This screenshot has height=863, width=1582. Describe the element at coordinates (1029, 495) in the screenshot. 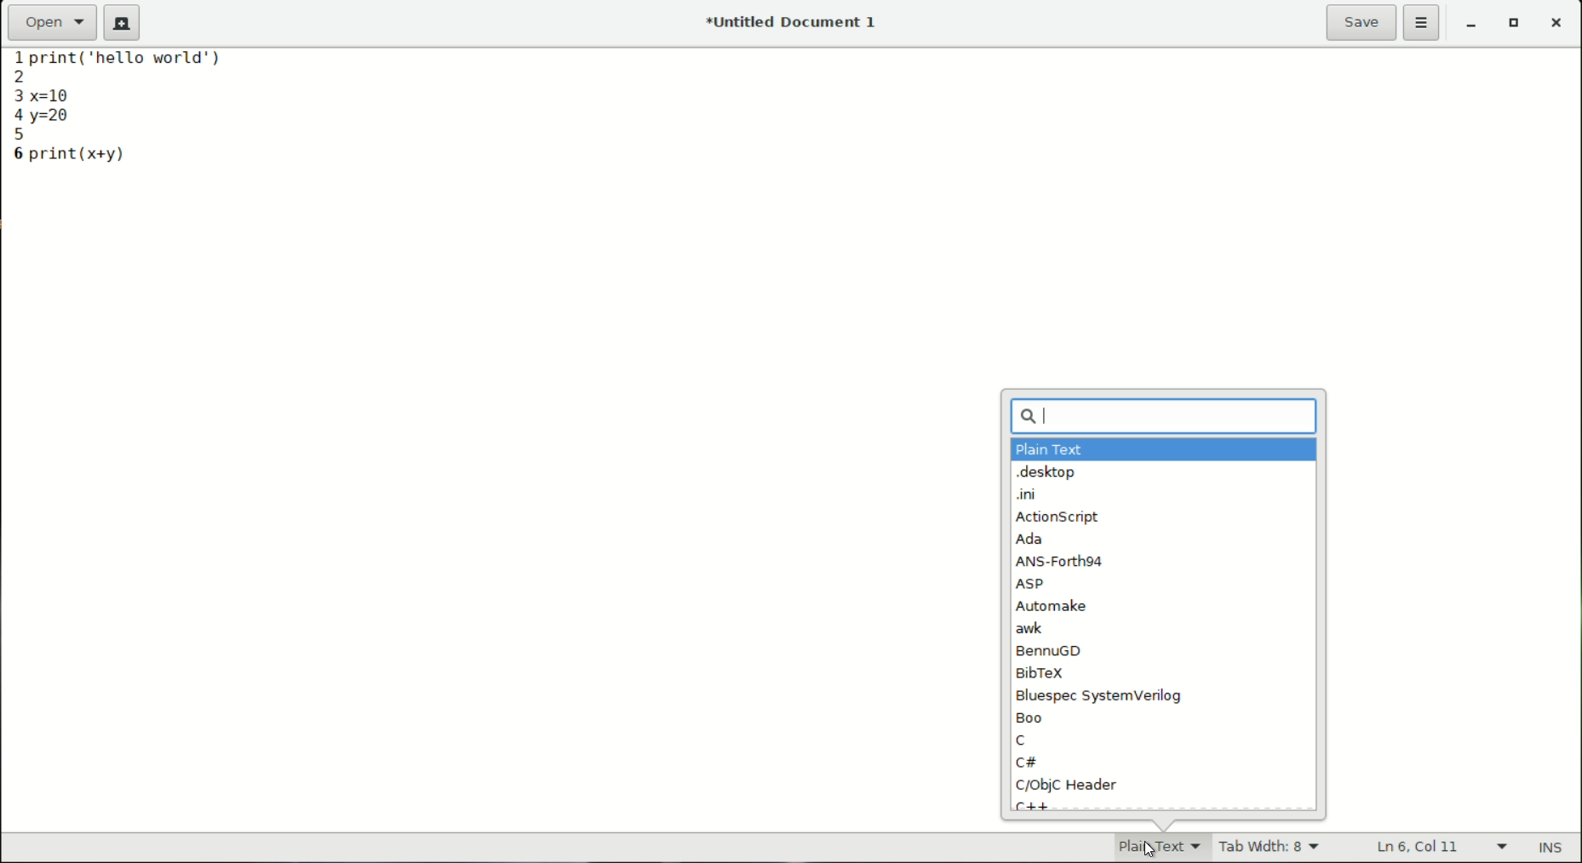

I see `.ini` at that location.